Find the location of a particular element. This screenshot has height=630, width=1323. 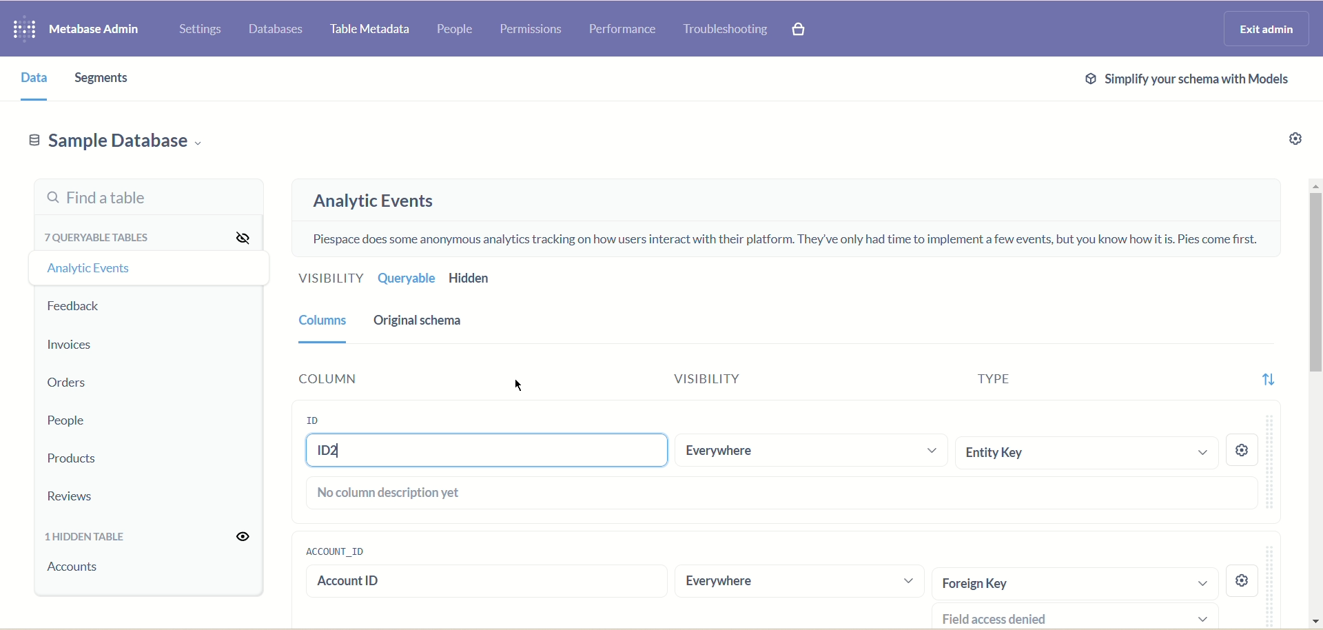

Columns is located at coordinates (325, 327).